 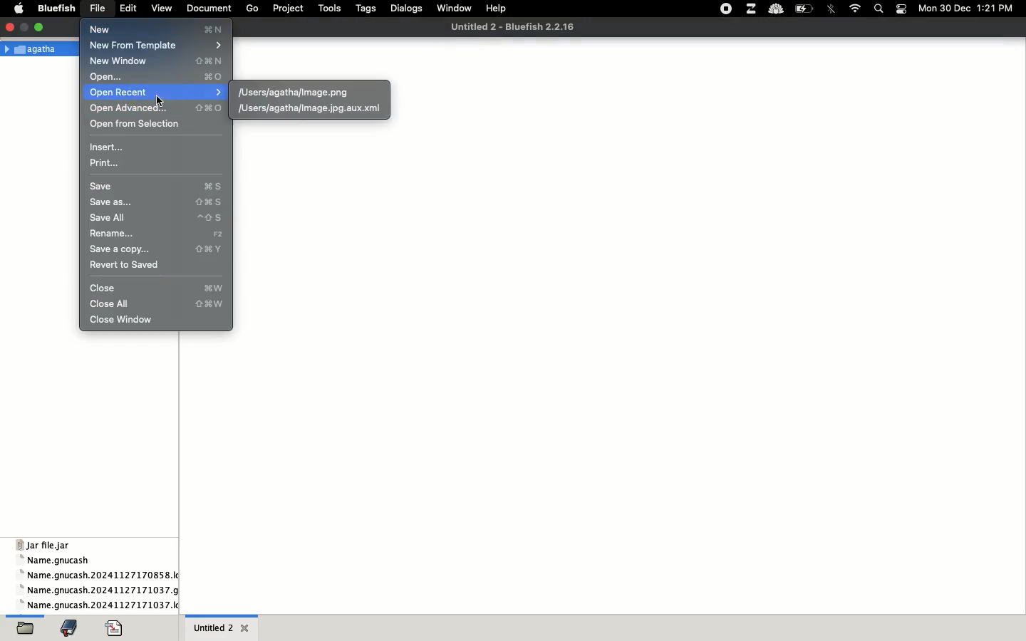 I want to click on name gnucash, so click(x=99, y=575).